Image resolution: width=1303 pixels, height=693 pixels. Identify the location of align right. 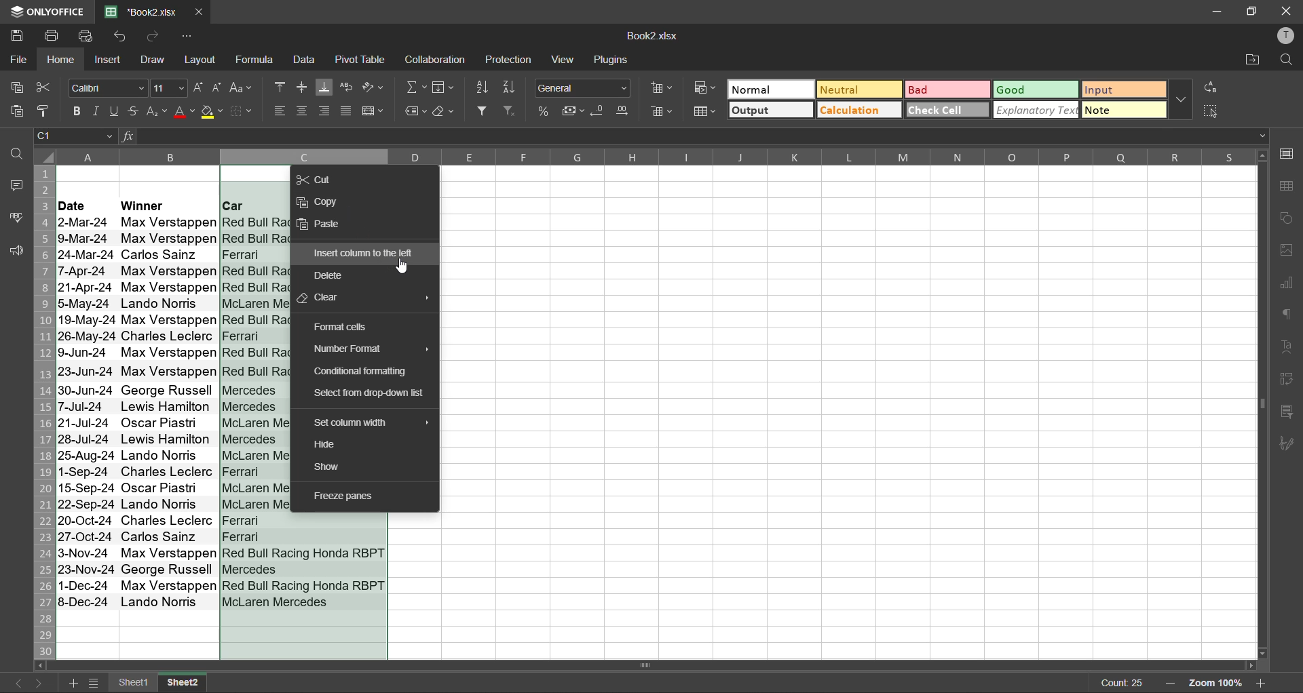
(326, 113).